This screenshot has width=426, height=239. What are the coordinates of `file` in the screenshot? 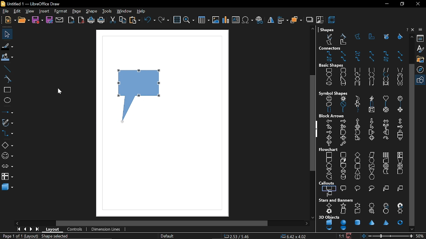 It's located at (5, 11).